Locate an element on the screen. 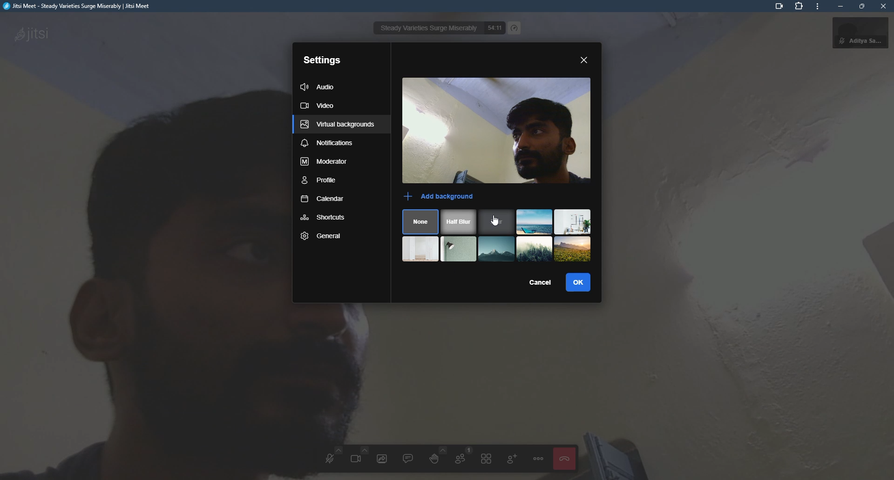 The width and height of the screenshot is (894, 480). notifications is located at coordinates (327, 144).